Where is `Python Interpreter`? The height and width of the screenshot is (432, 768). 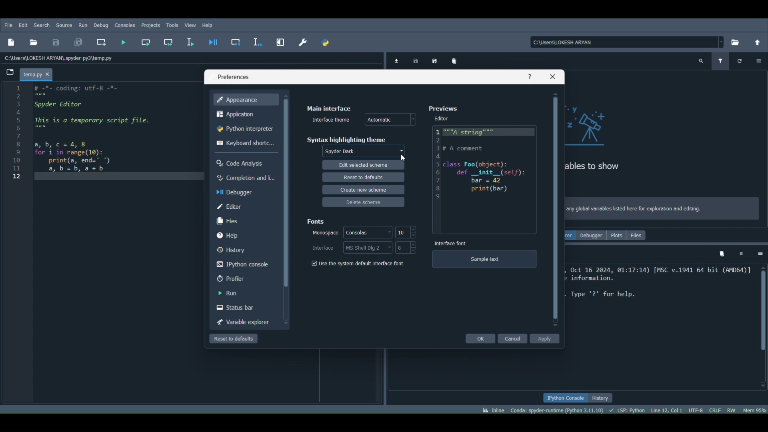 Python Interpreter is located at coordinates (244, 128).